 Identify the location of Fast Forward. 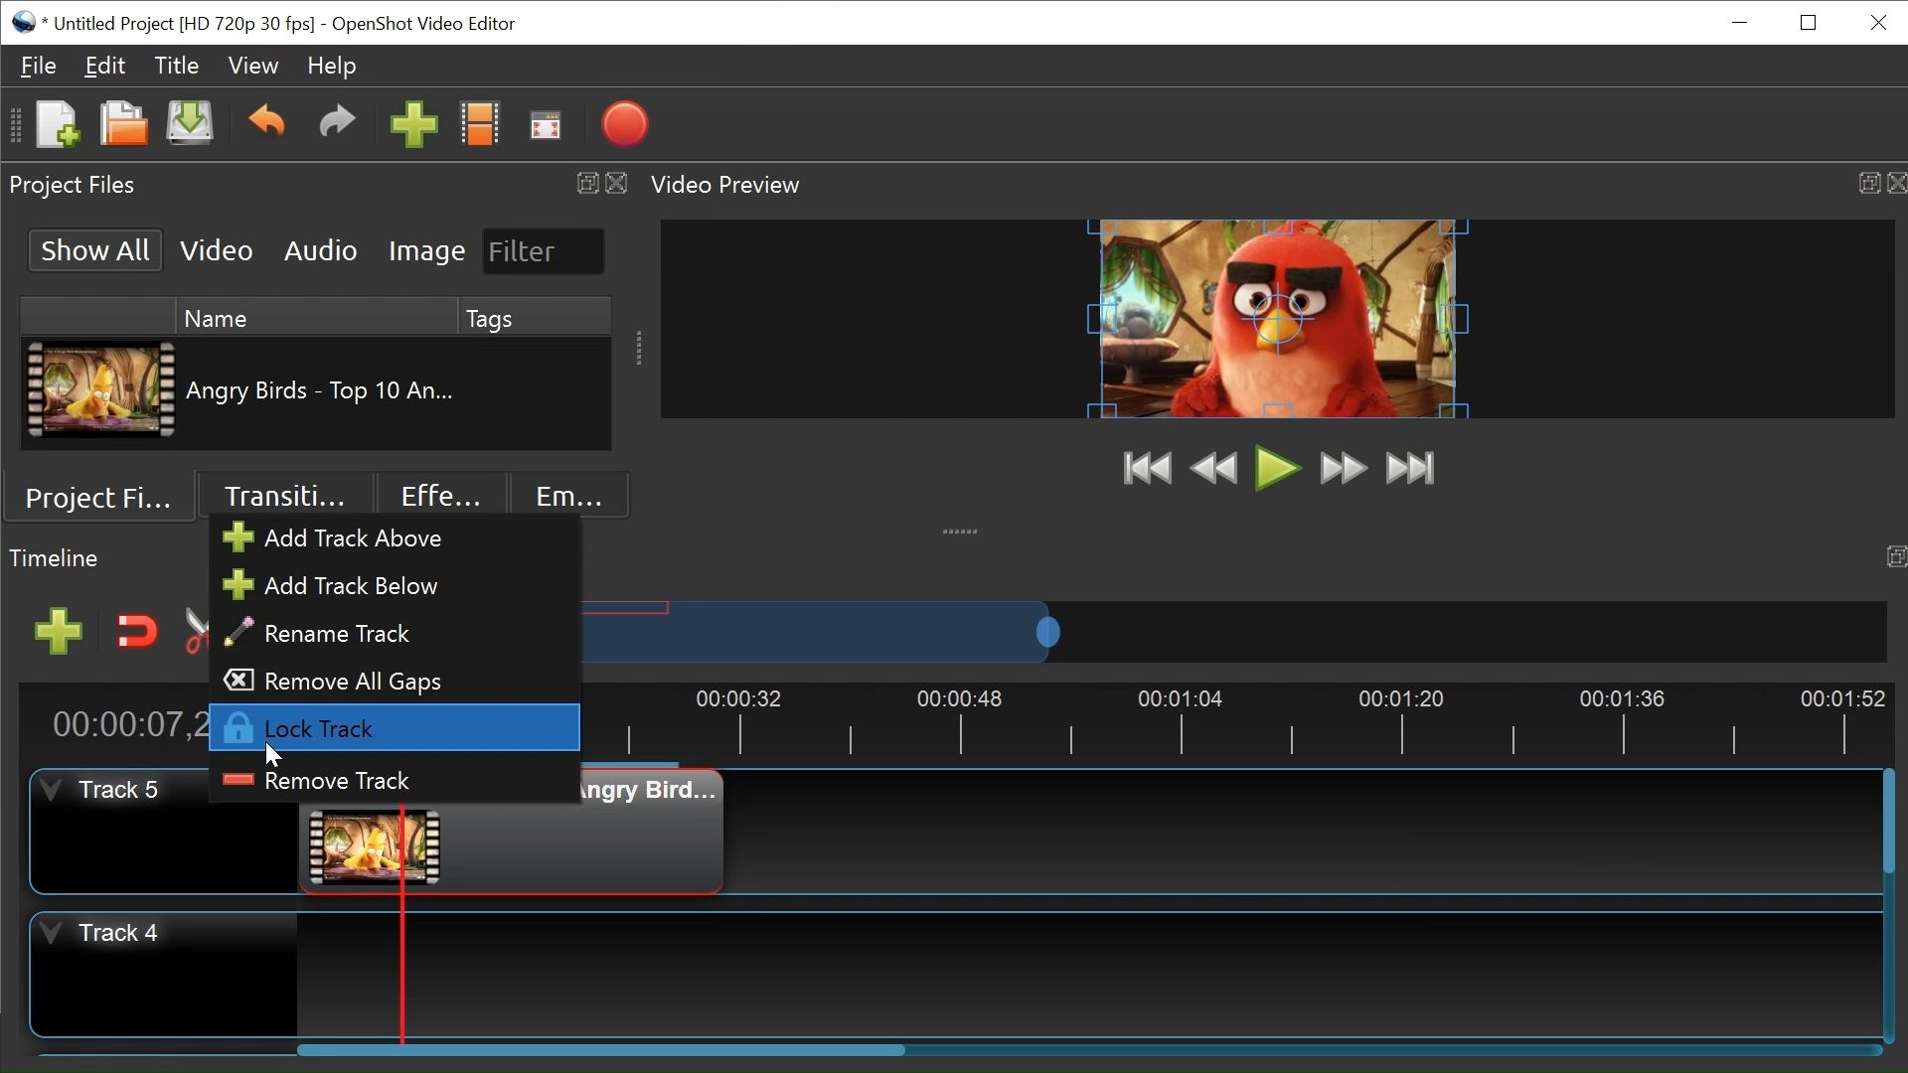
(1343, 468).